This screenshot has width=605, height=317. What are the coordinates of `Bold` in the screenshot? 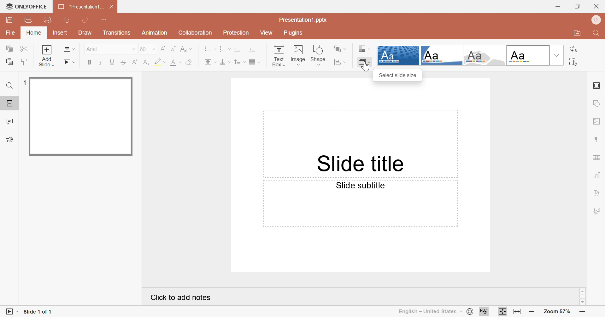 It's located at (90, 62).